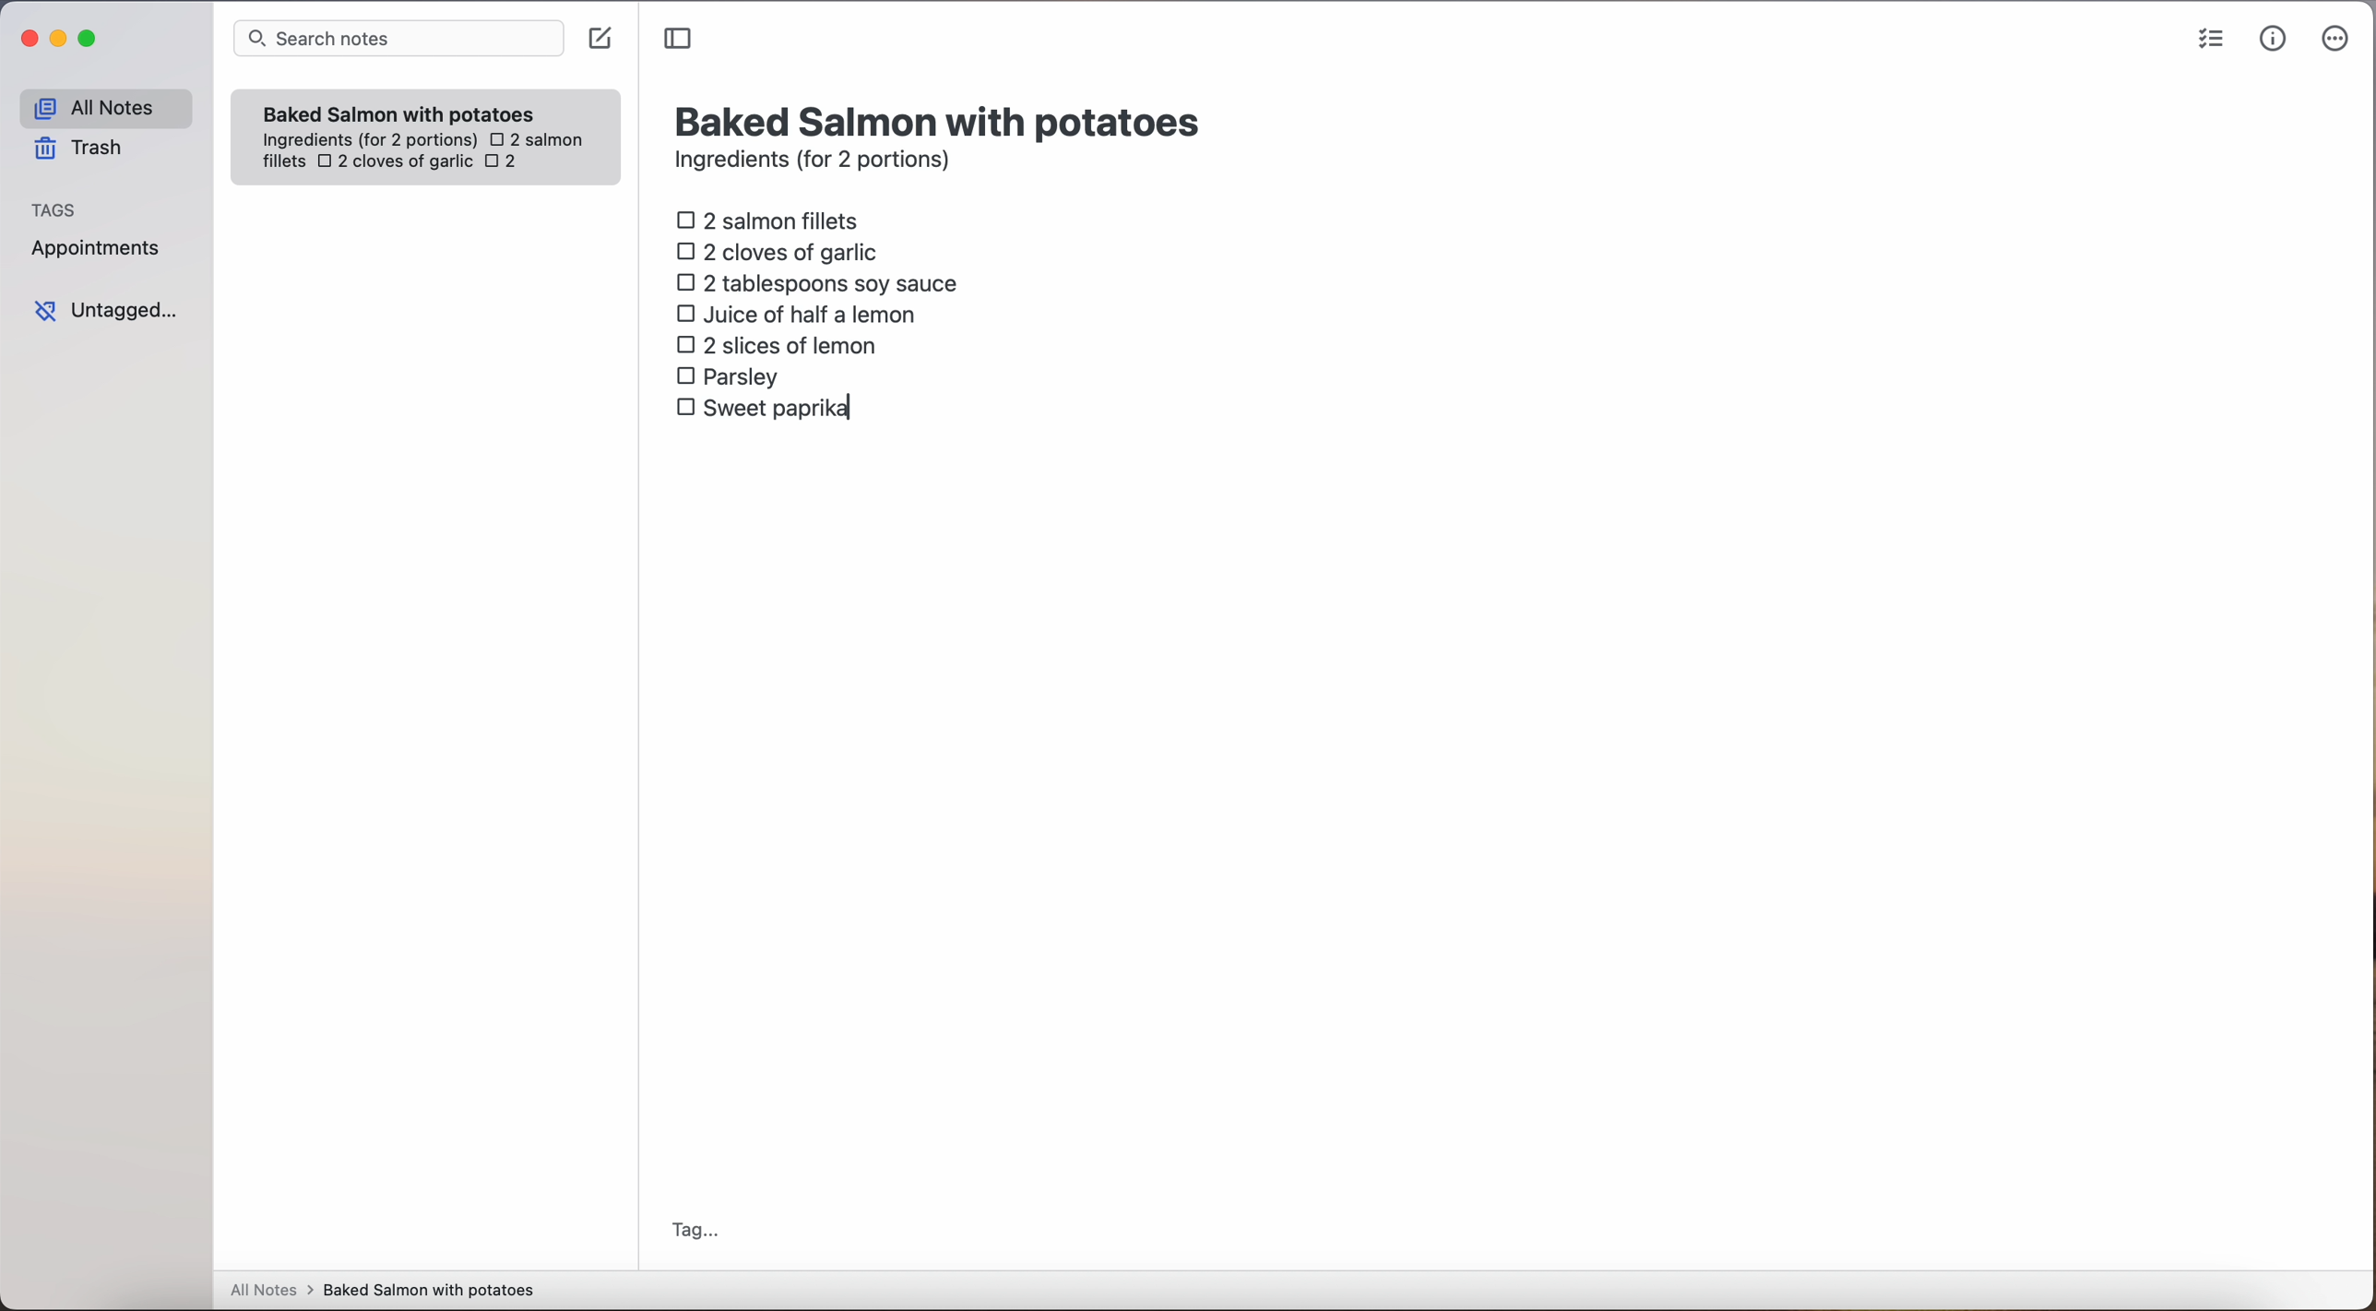  What do you see at coordinates (506, 163) in the screenshot?
I see `2 ` at bounding box center [506, 163].